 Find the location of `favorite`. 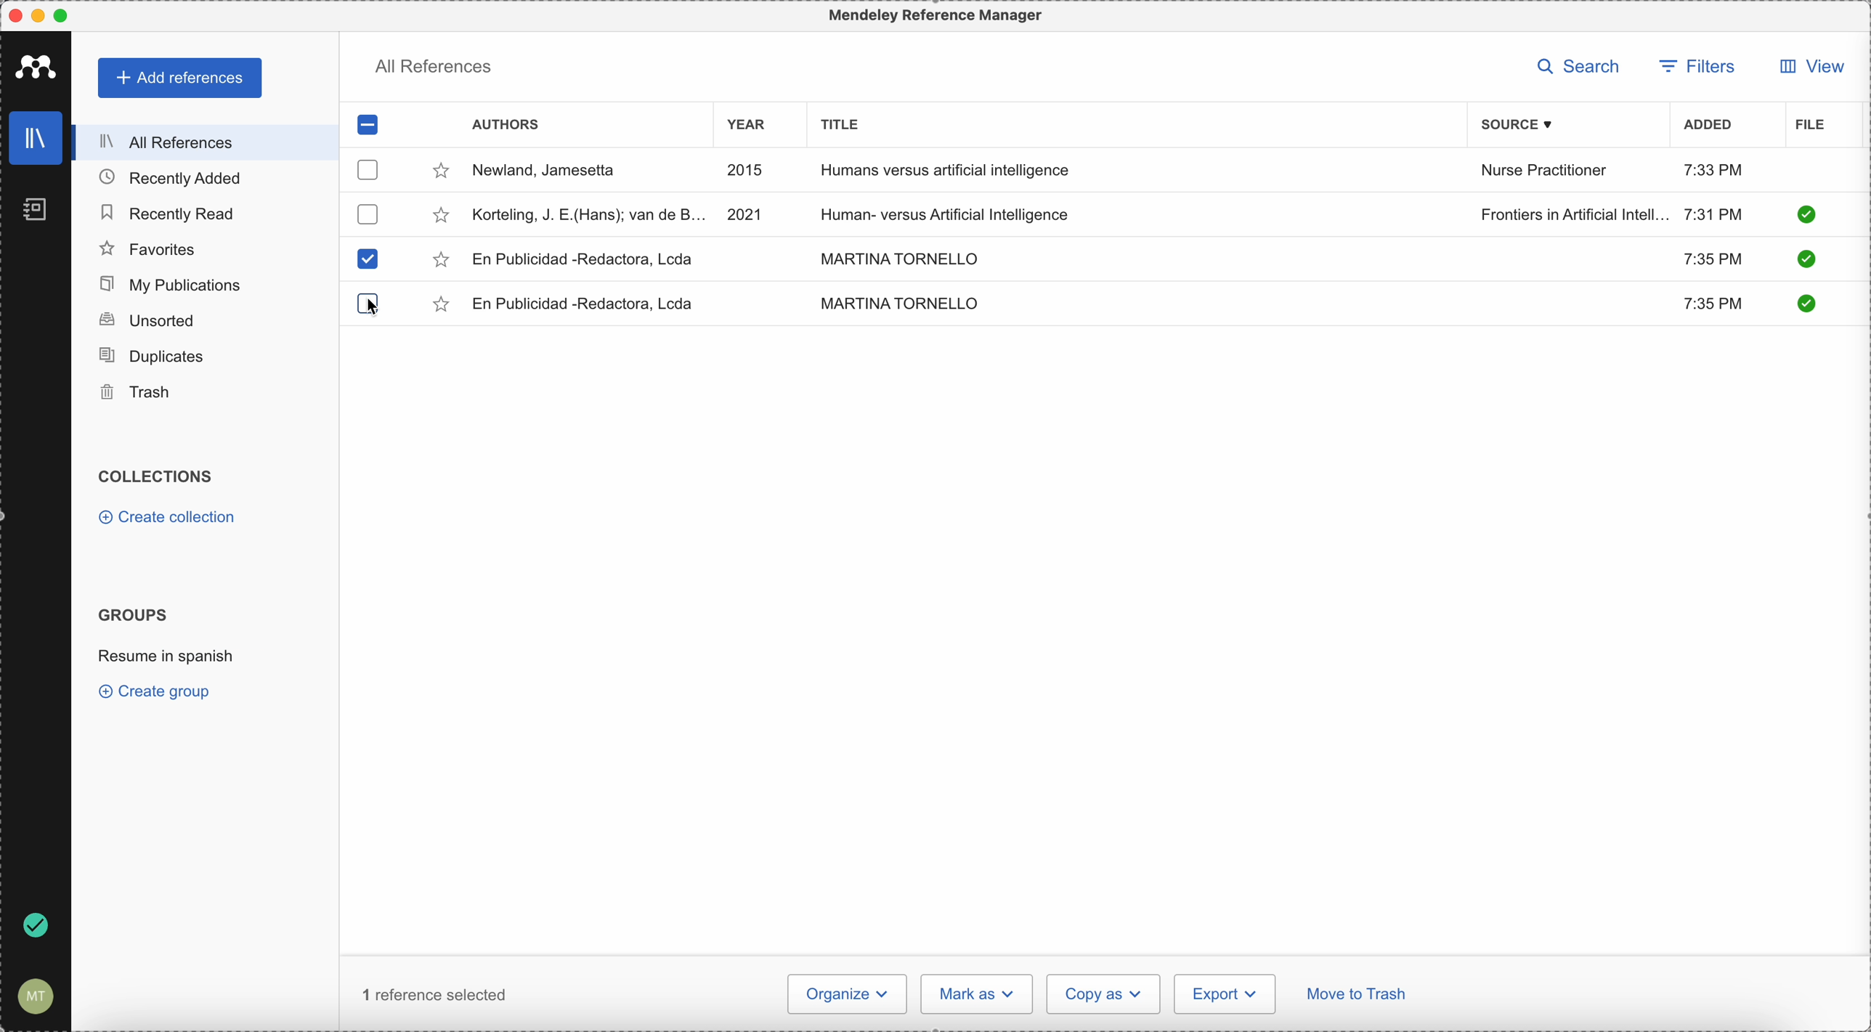

favorite is located at coordinates (440, 261).